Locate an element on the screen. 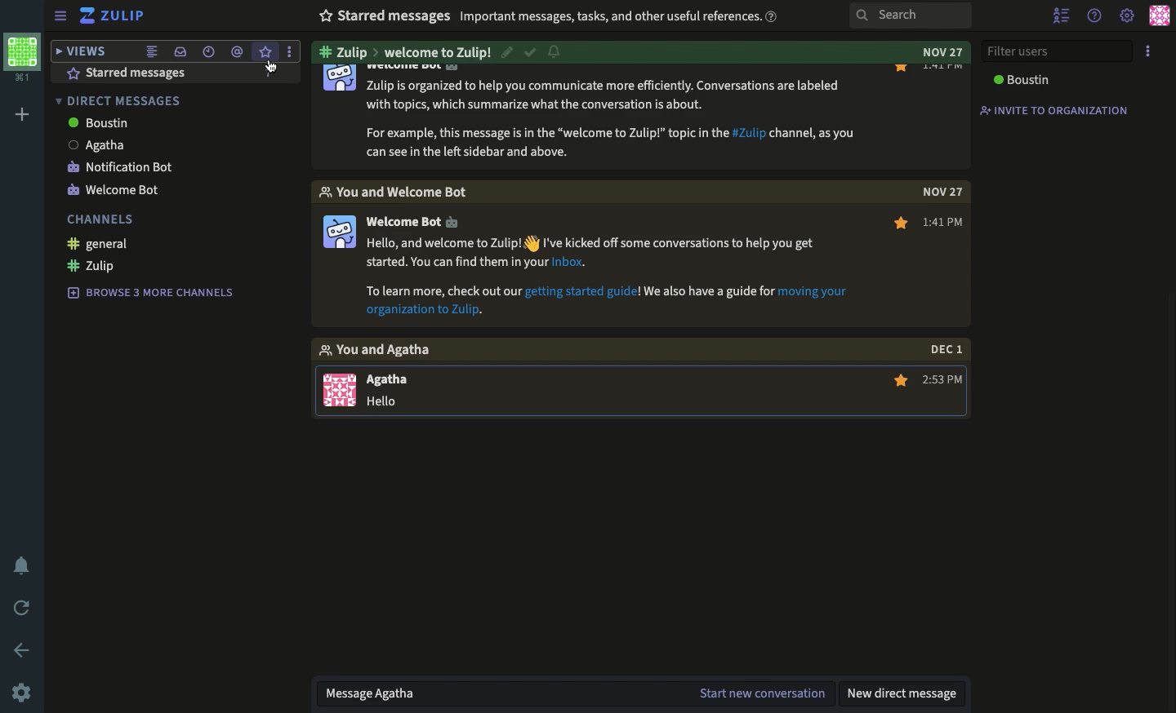  inbox is located at coordinates (180, 52).